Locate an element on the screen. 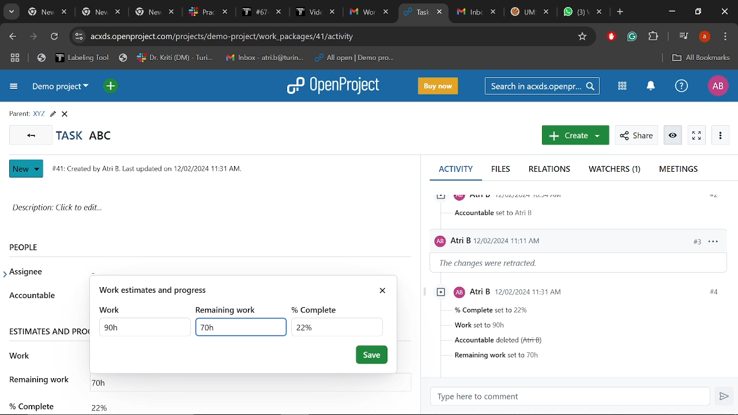 This screenshot has width=738, height=415. work is located at coordinates (20, 354).